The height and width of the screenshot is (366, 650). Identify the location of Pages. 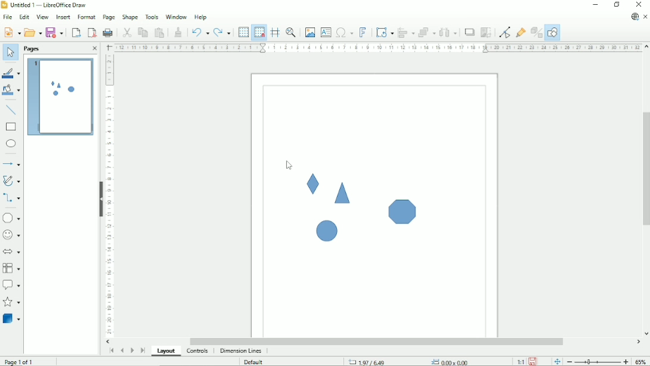
(31, 48).